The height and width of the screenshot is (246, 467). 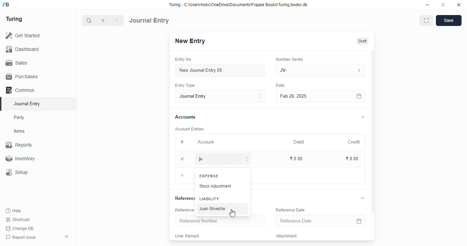 What do you see at coordinates (224, 159) in the screenshot?
I see `ju` at bounding box center [224, 159].